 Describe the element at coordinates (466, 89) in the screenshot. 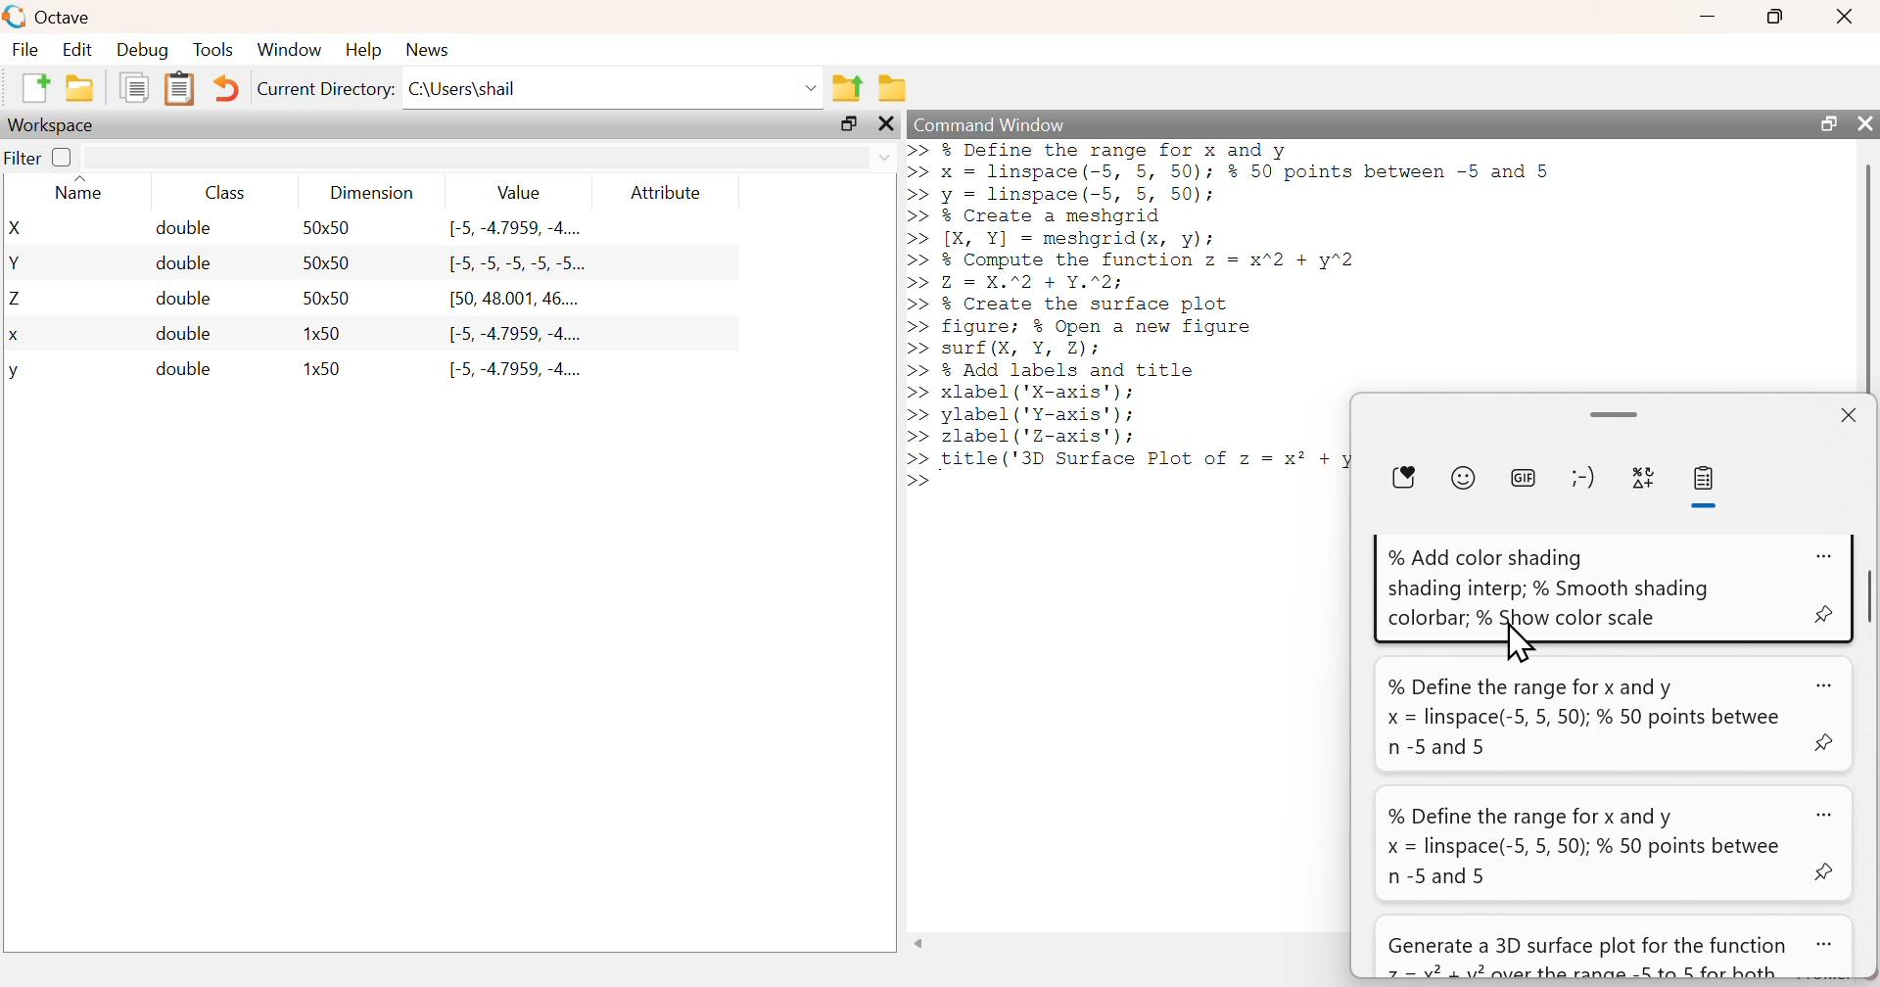

I see `C:\Users\shail` at that location.